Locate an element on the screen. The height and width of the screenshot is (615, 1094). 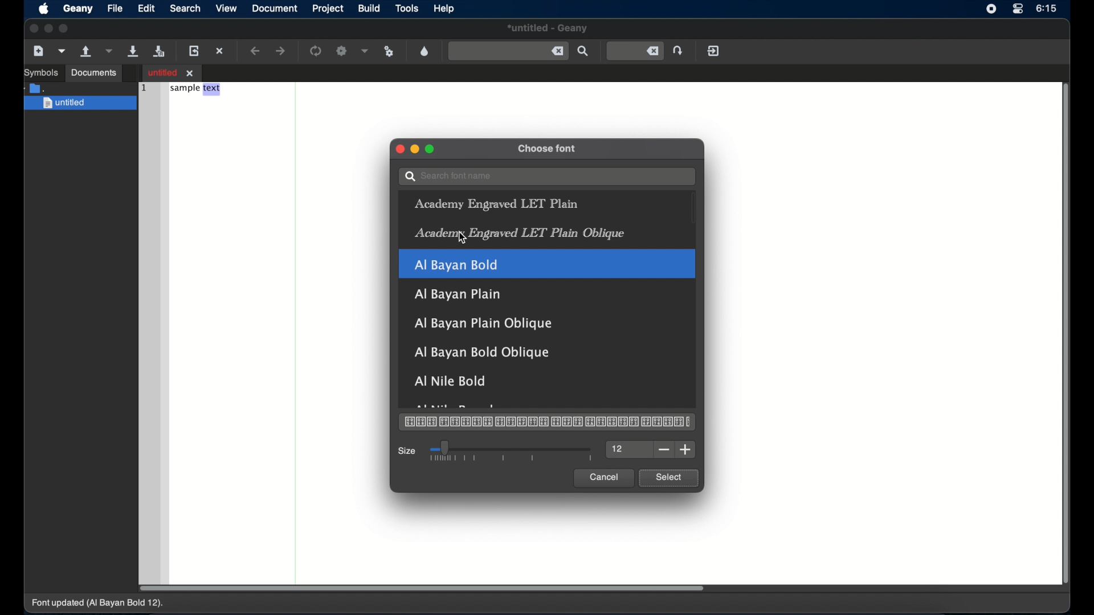
academy engraved LET plain is located at coordinates (496, 204).